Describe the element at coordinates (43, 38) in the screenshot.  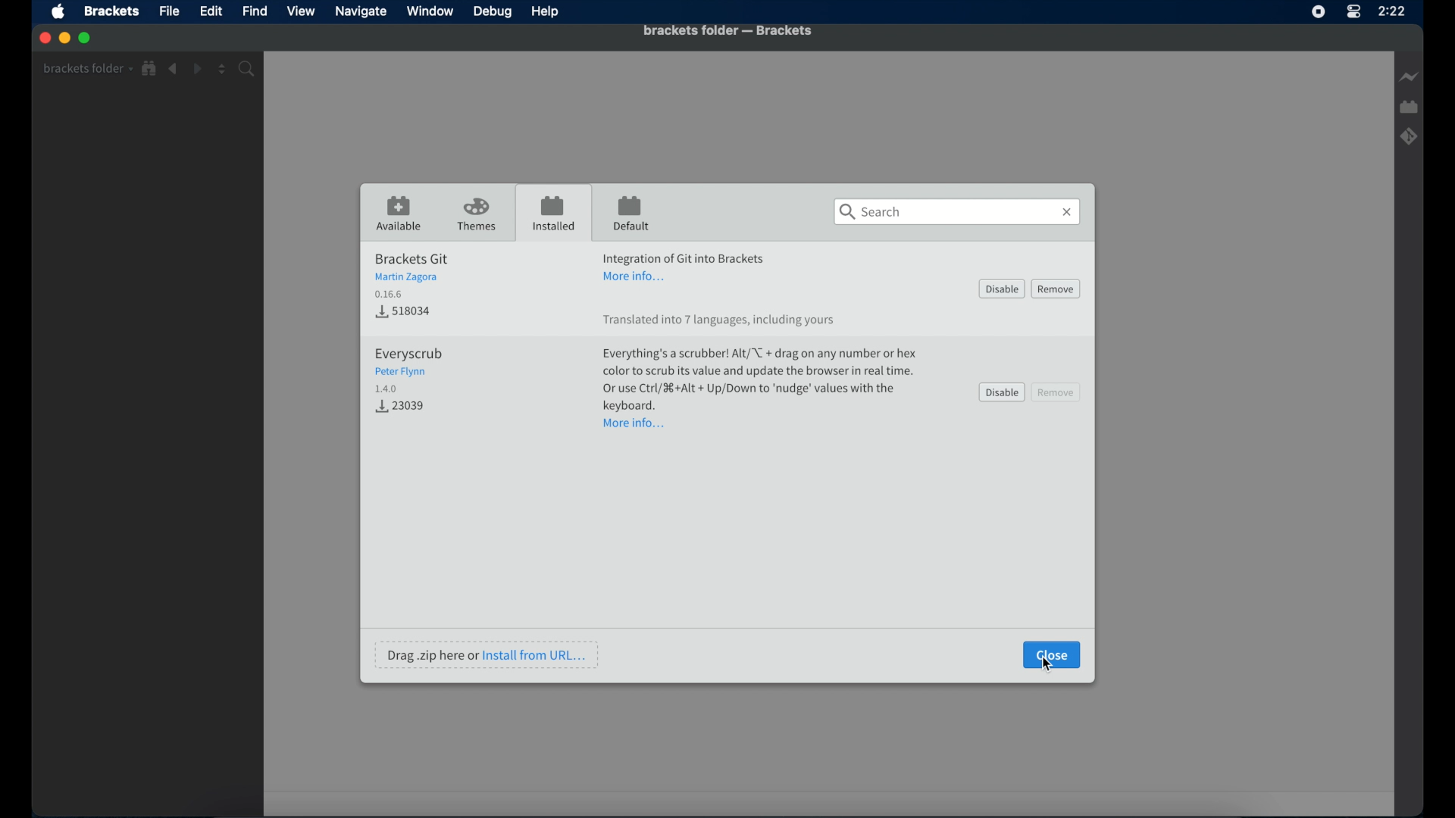
I see `close` at that location.